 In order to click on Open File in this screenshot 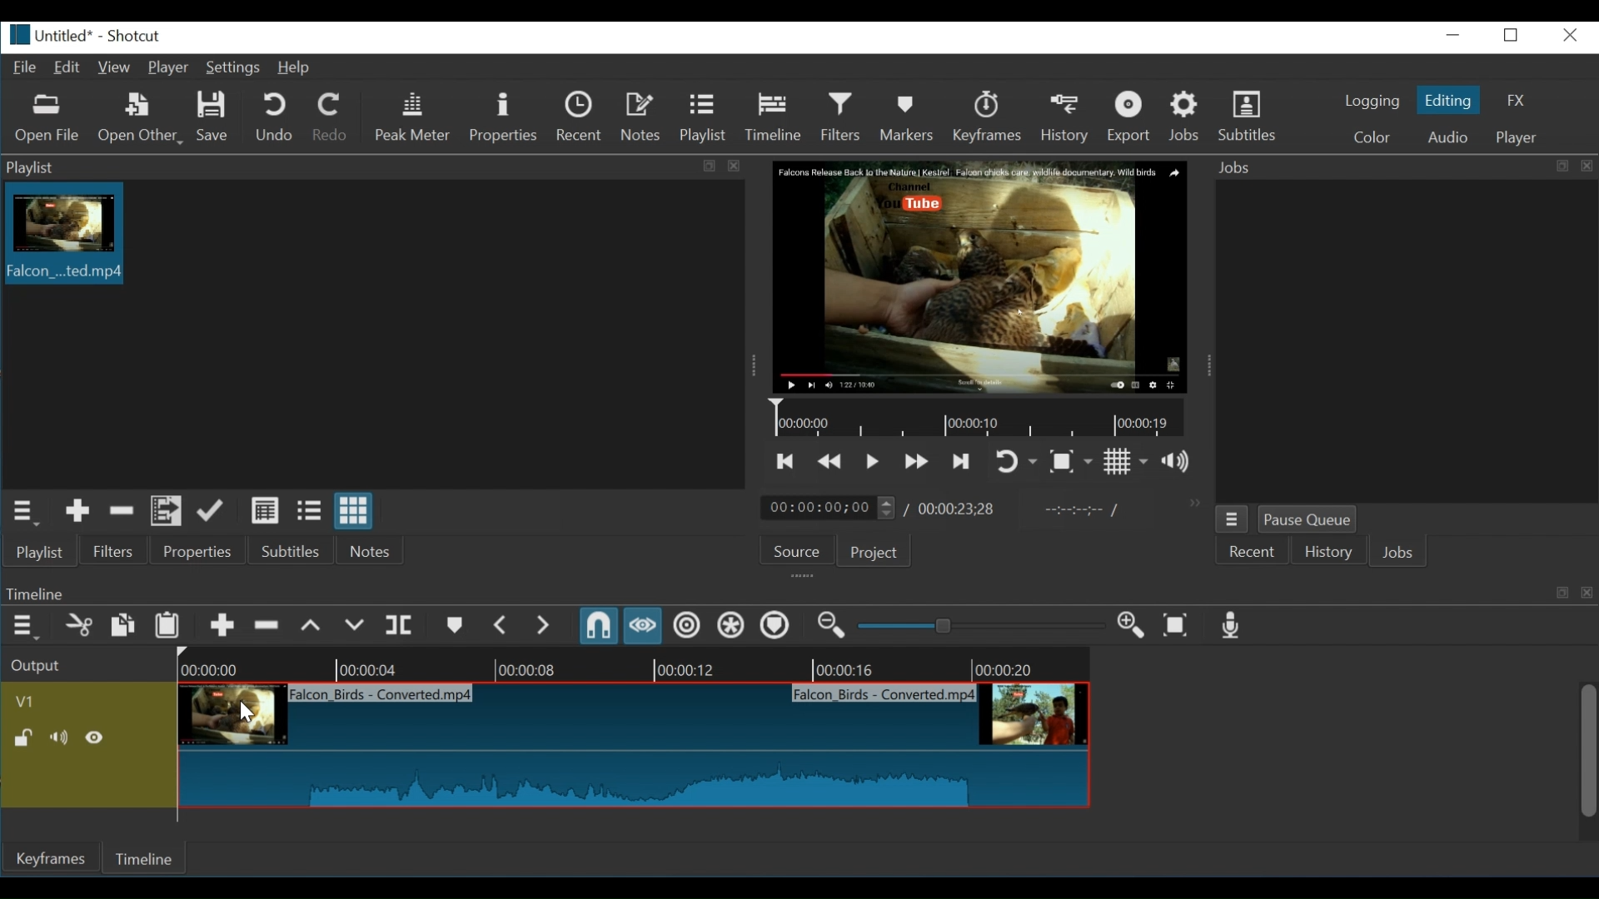, I will do `click(47, 121)`.